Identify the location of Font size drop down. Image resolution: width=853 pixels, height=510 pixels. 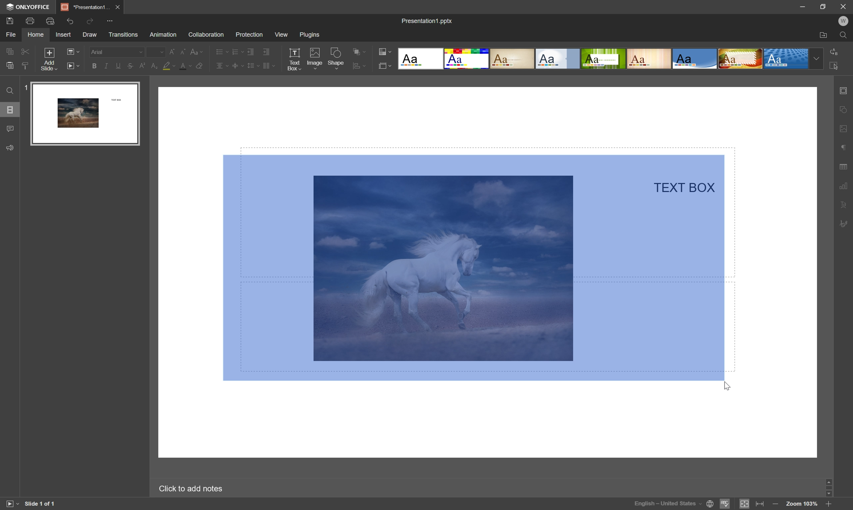
(155, 51).